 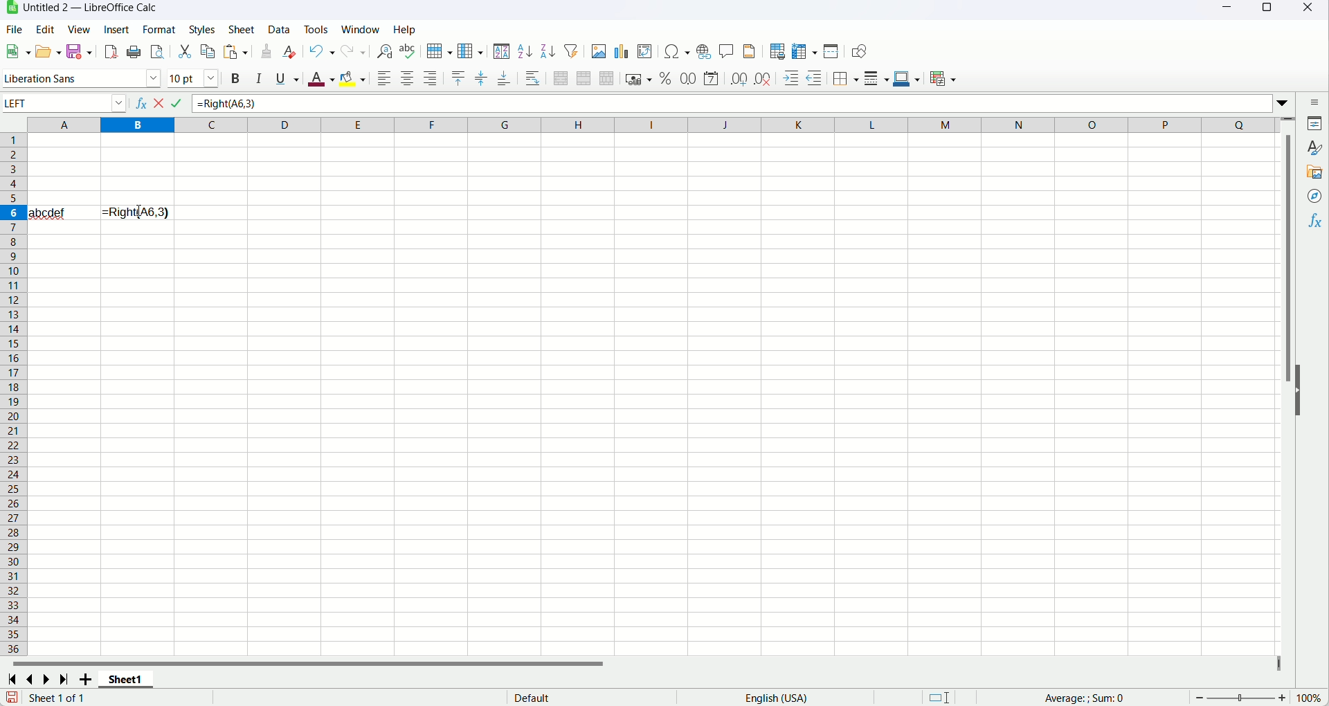 I want to click on sheet1, so click(x=128, y=679).